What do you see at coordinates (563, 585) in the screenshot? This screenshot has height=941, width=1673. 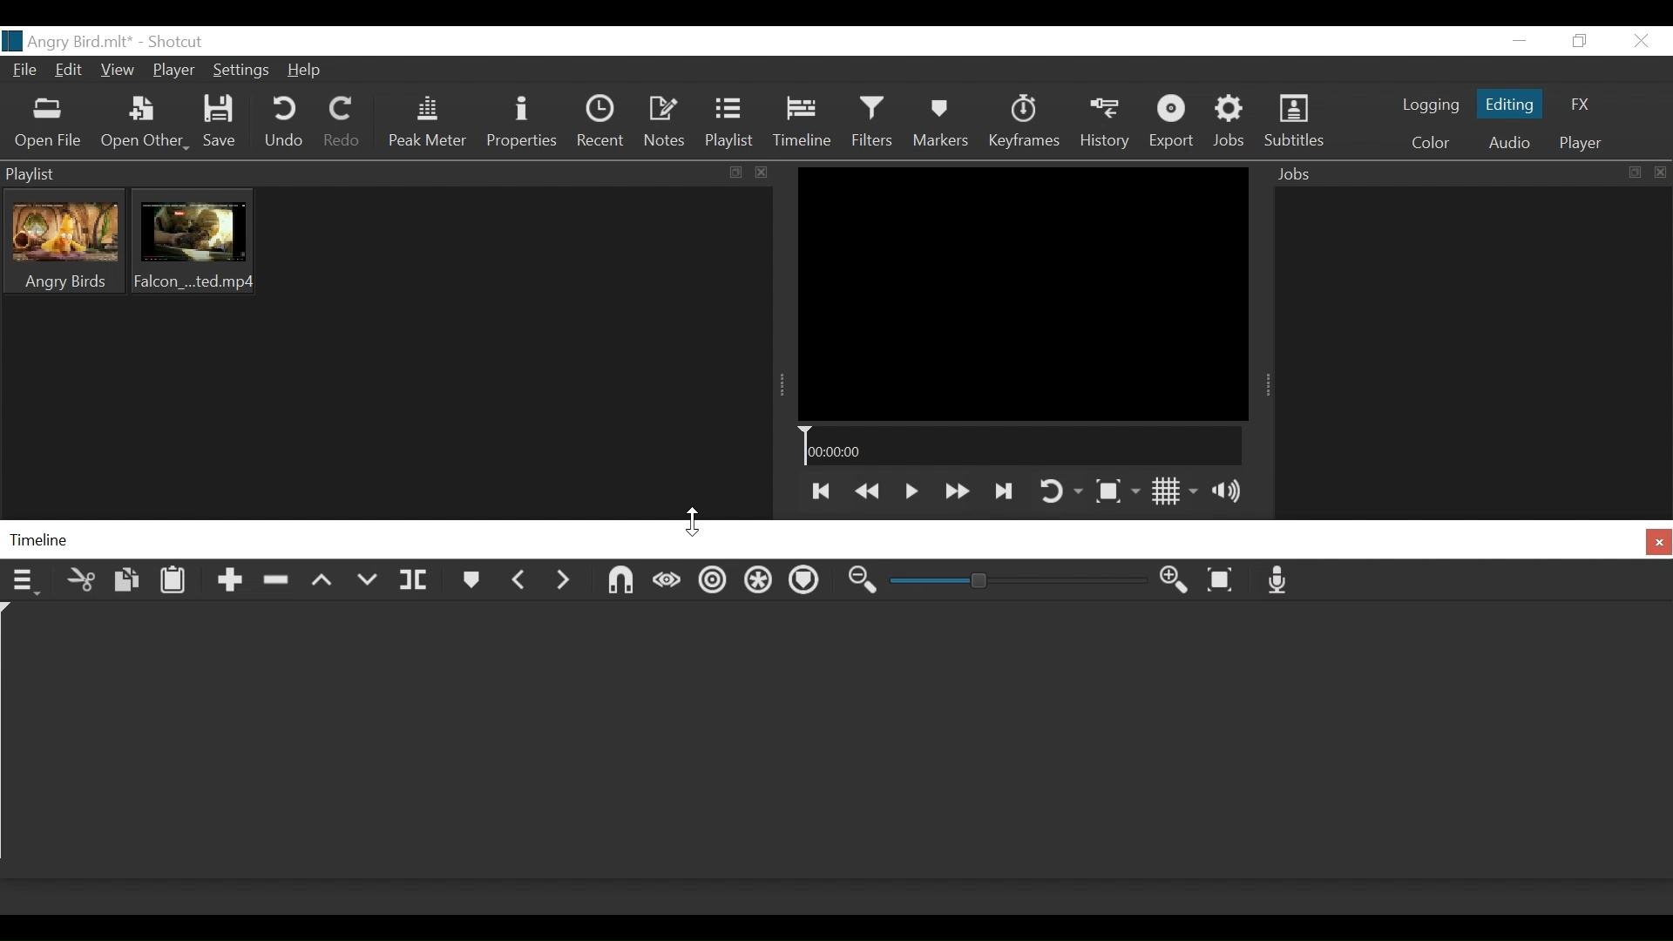 I see `Next Marker` at bounding box center [563, 585].